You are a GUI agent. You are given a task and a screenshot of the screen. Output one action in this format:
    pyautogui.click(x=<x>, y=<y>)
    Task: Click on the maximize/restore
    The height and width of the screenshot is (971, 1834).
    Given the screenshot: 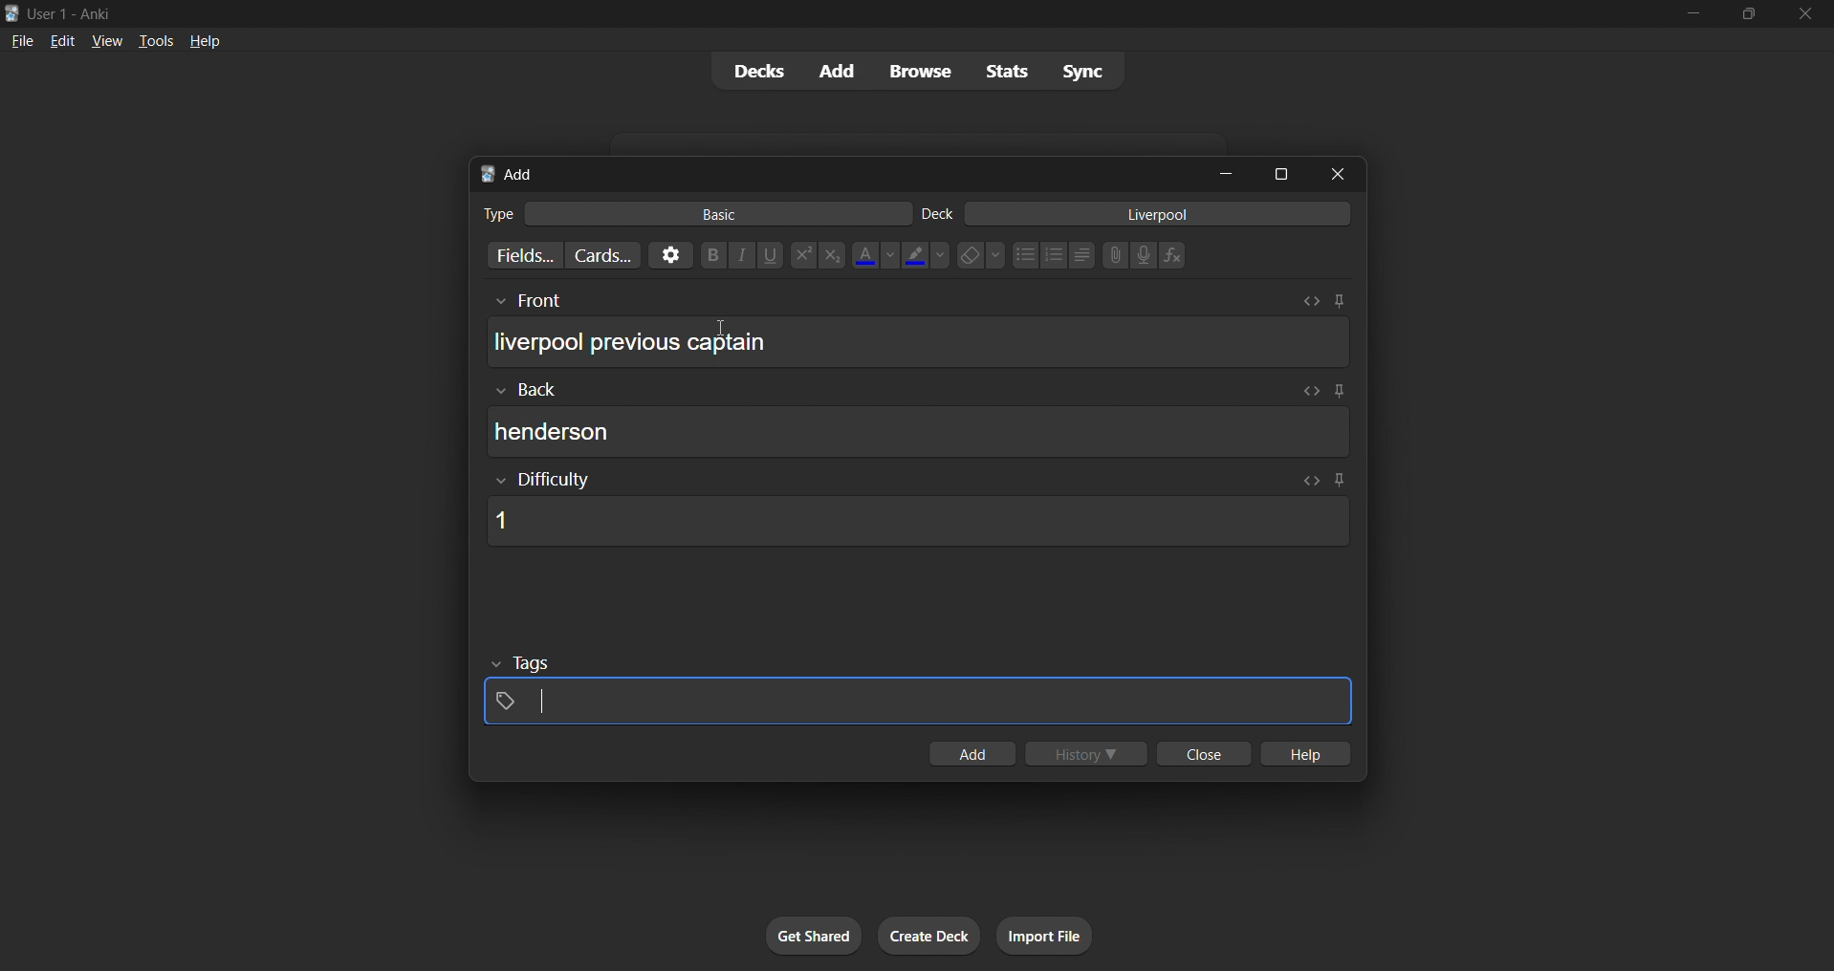 What is the action you would take?
    pyautogui.click(x=1749, y=14)
    